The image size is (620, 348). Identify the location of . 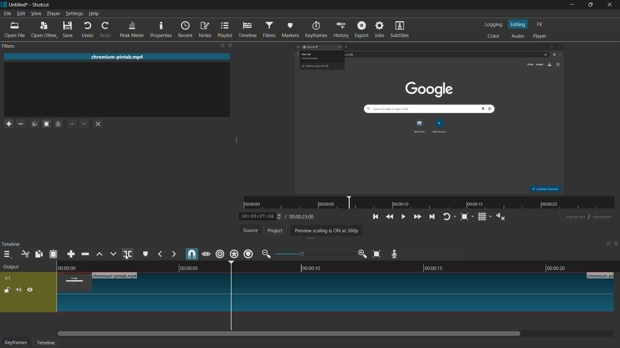
(540, 24).